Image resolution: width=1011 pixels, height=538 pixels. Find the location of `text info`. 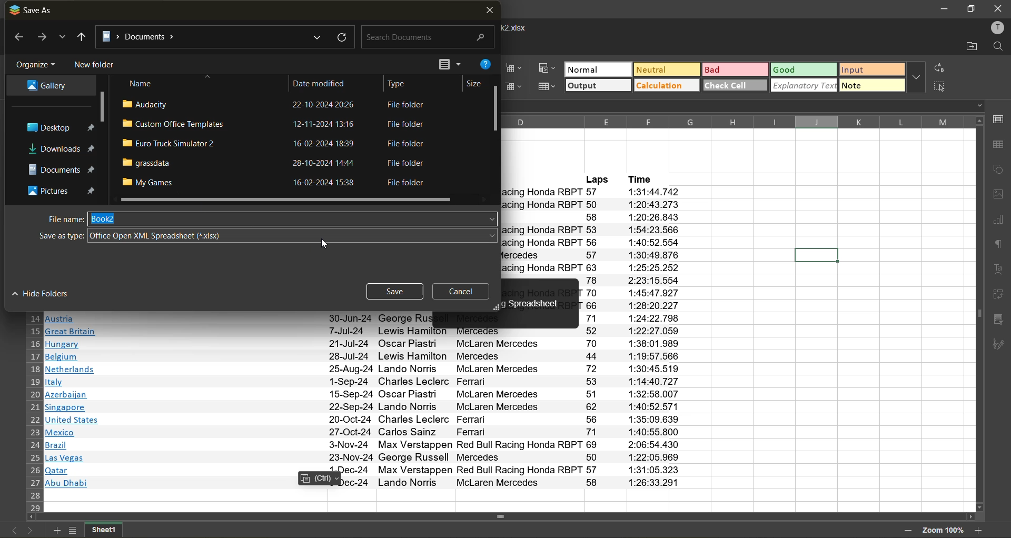

text info is located at coordinates (365, 407).